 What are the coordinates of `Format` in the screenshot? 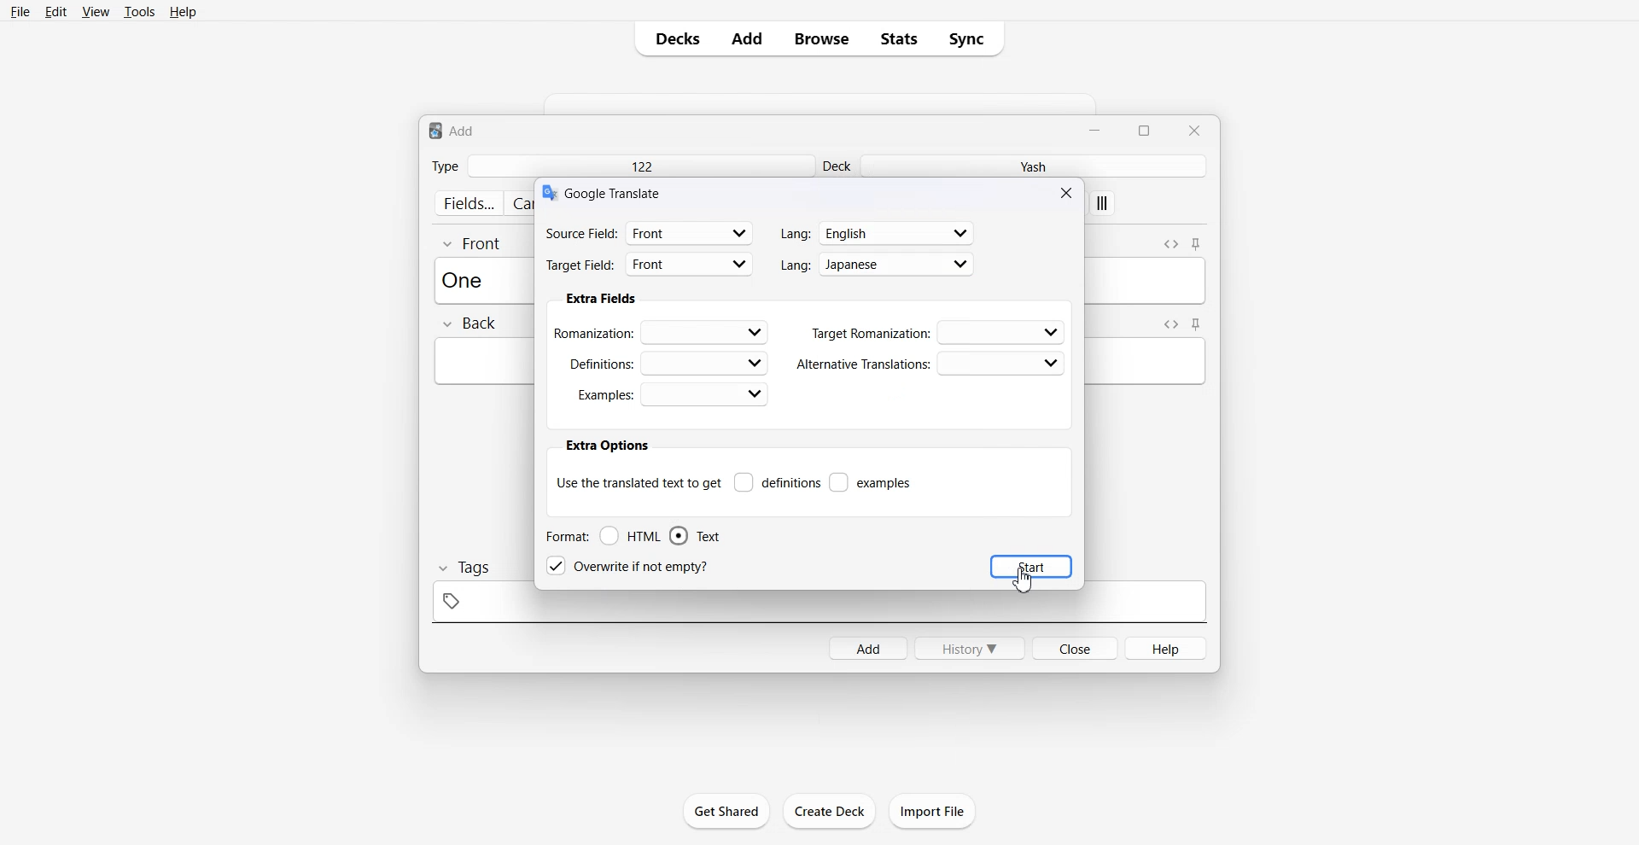 It's located at (566, 536).